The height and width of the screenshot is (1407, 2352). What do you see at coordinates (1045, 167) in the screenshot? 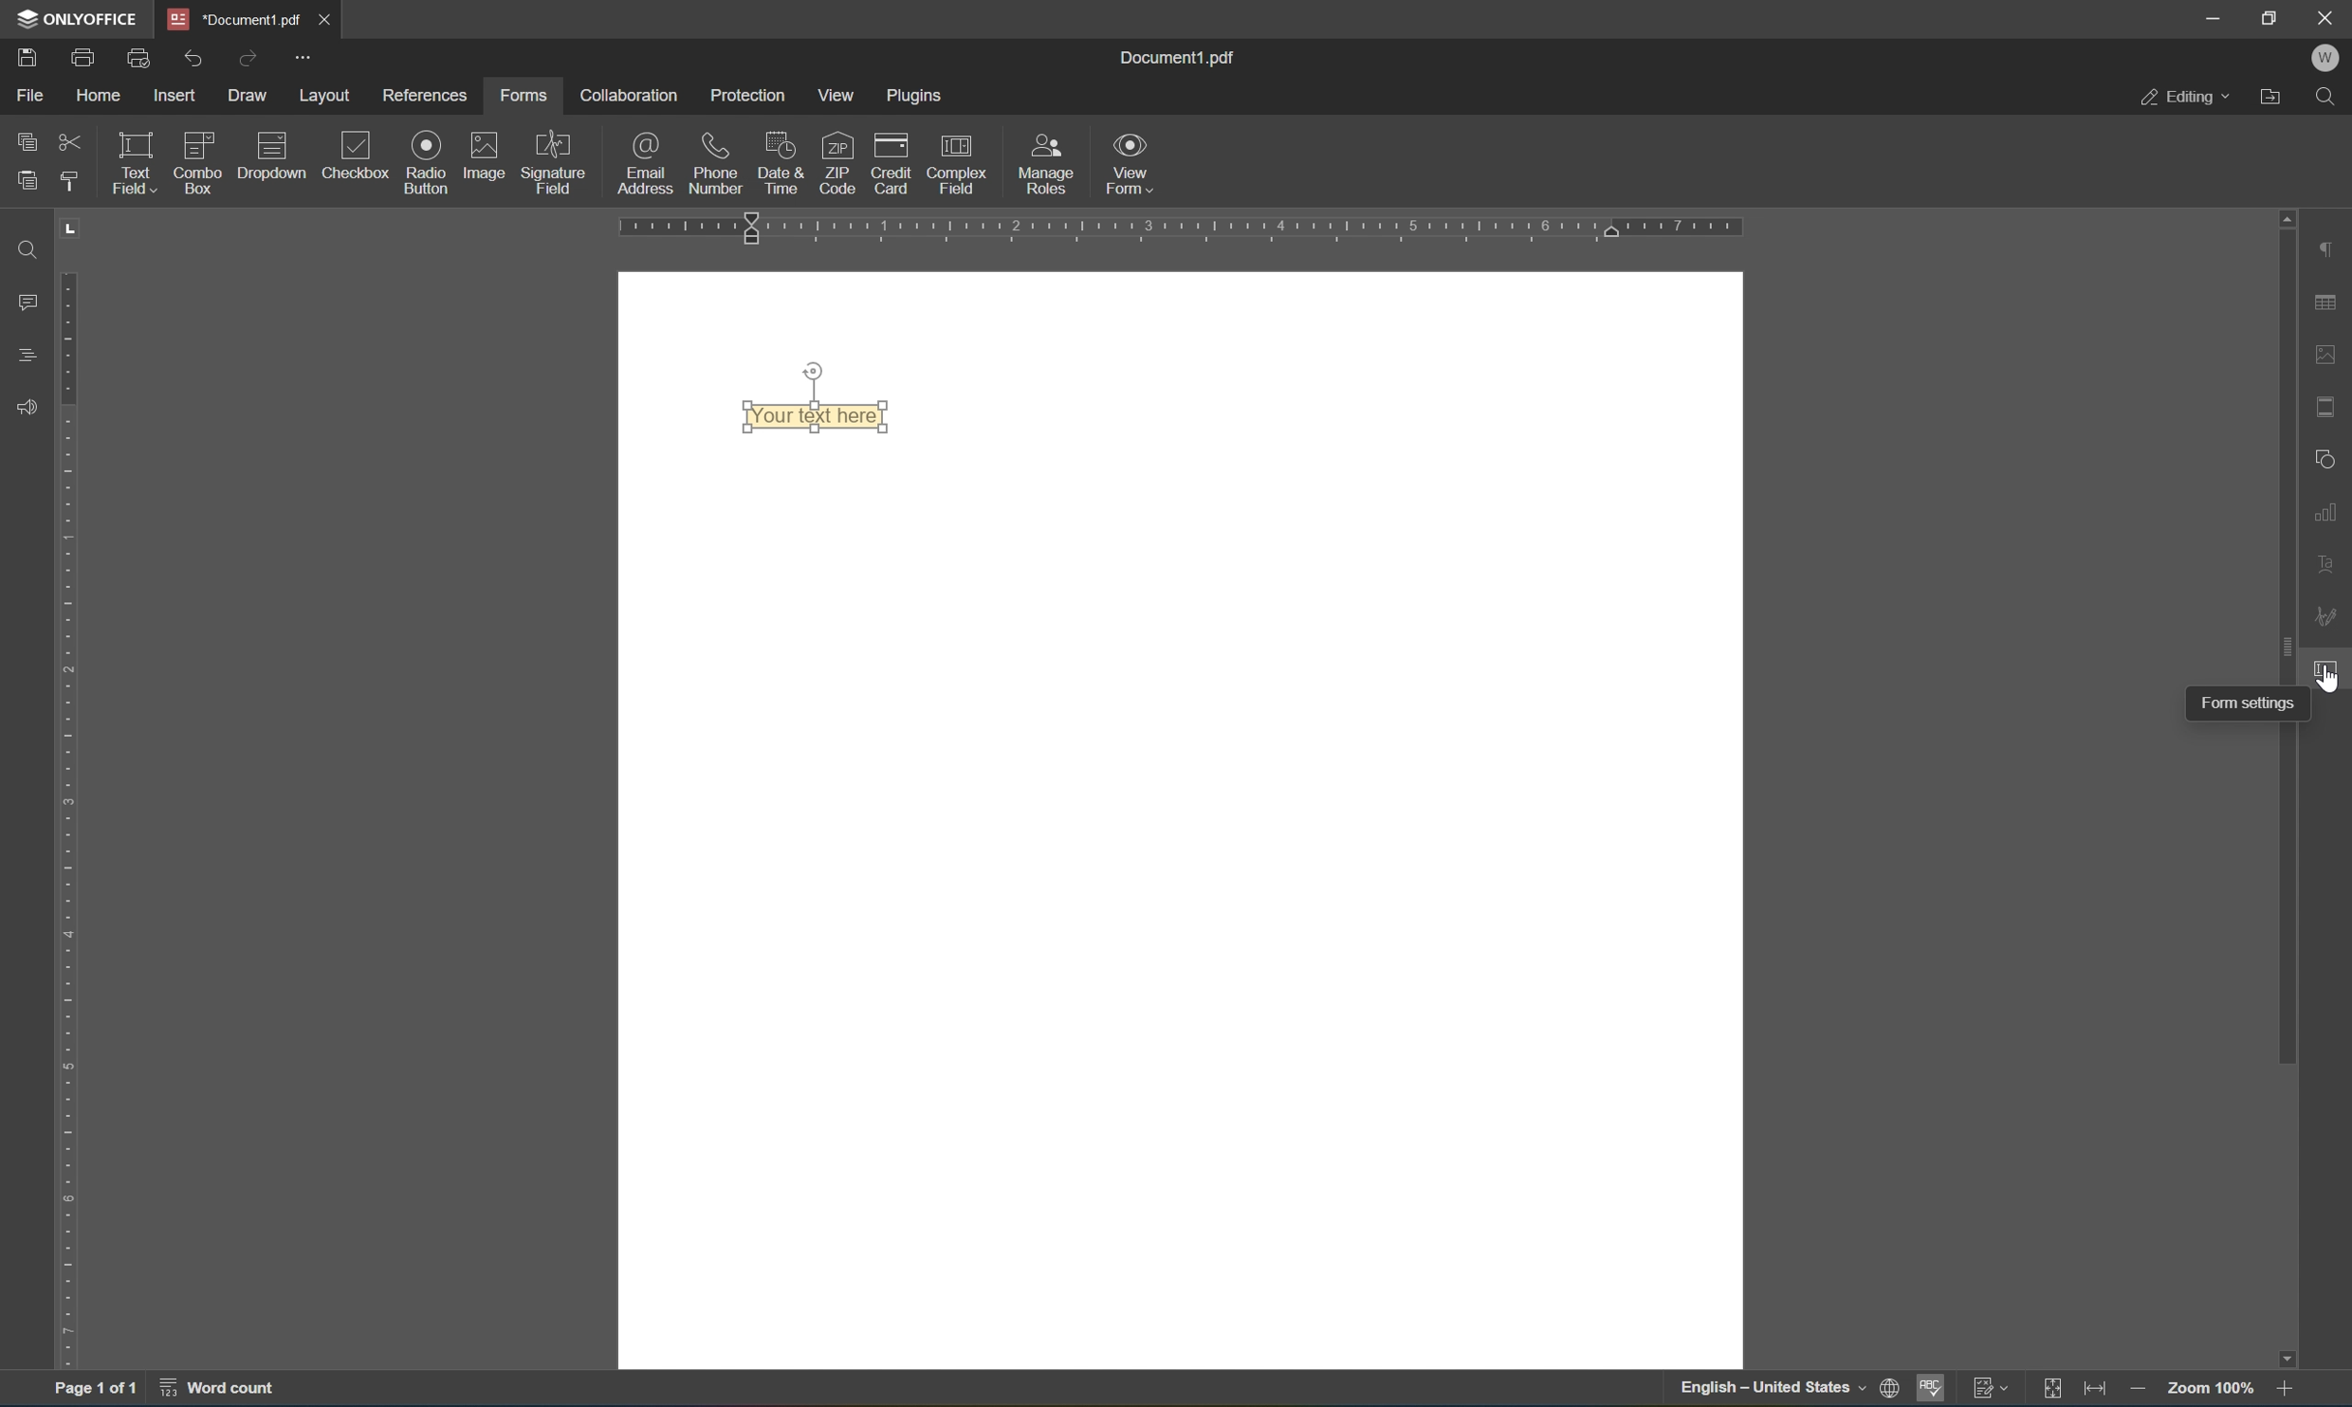
I see `manage roles` at bounding box center [1045, 167].